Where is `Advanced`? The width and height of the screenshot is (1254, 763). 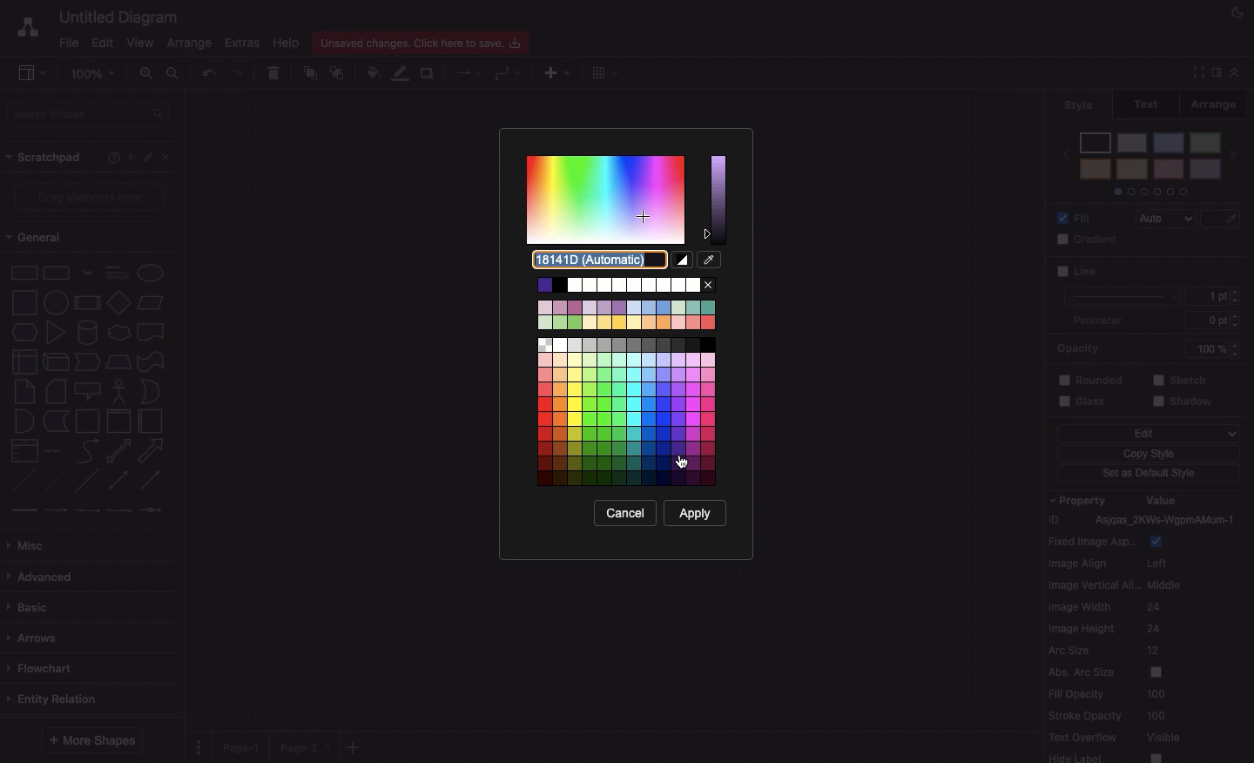 Advanced is located at coordinates (41, 574).